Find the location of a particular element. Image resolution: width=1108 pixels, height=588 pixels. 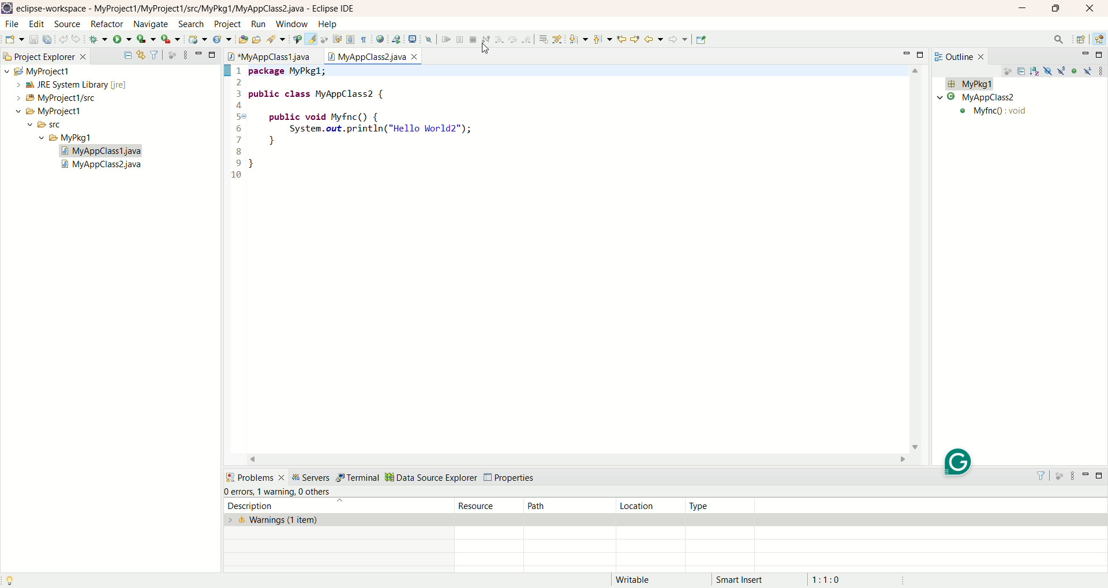

save is located at coordinates (34, 39).